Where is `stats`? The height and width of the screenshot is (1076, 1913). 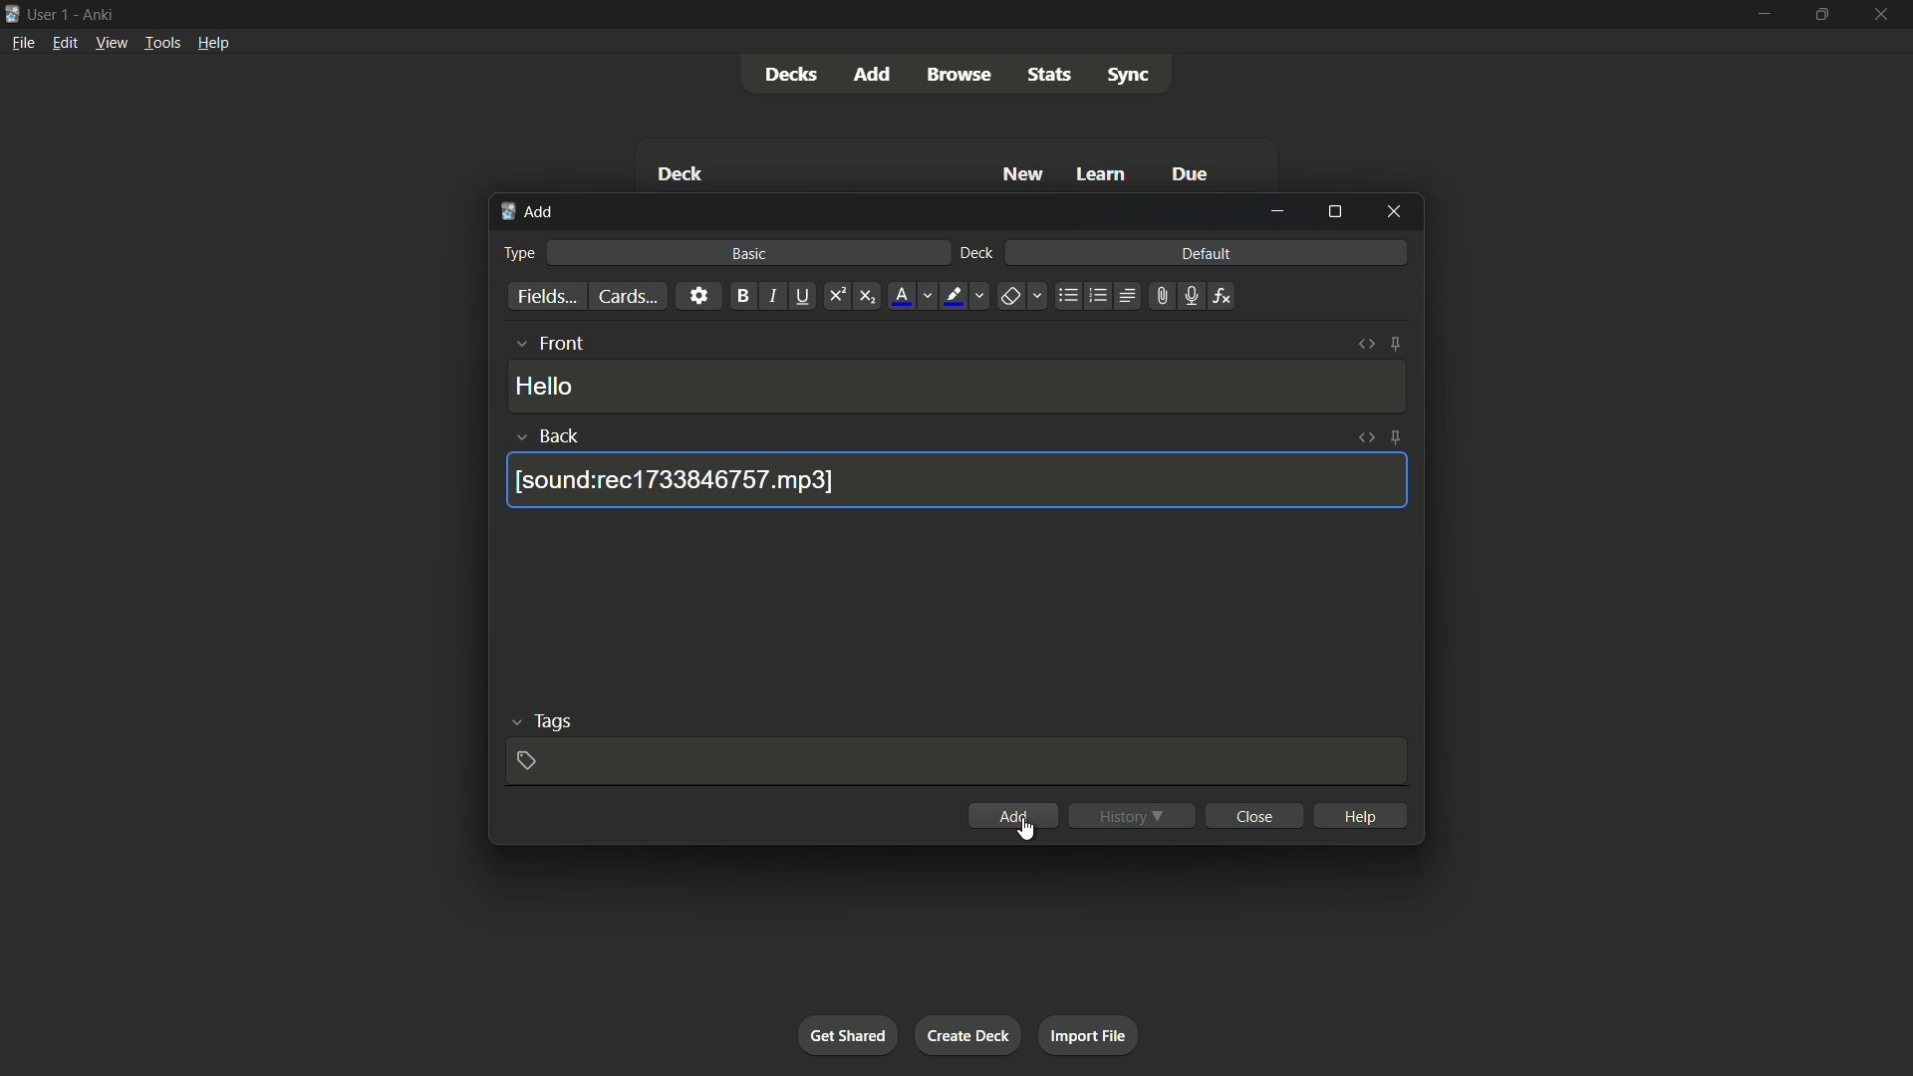
stats is located at coordinates (1048, 74).